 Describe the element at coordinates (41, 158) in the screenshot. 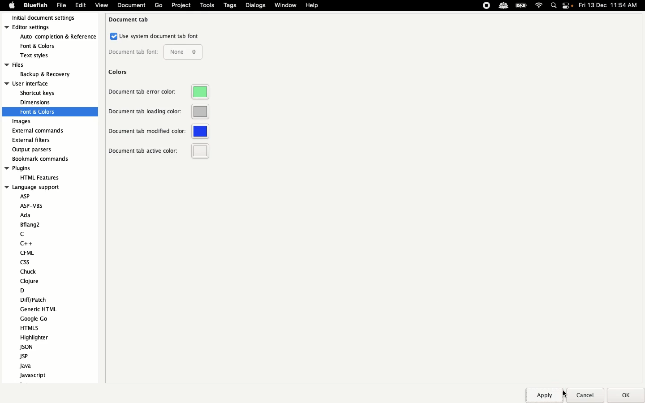

I see `Bookmark recommends` at that location.